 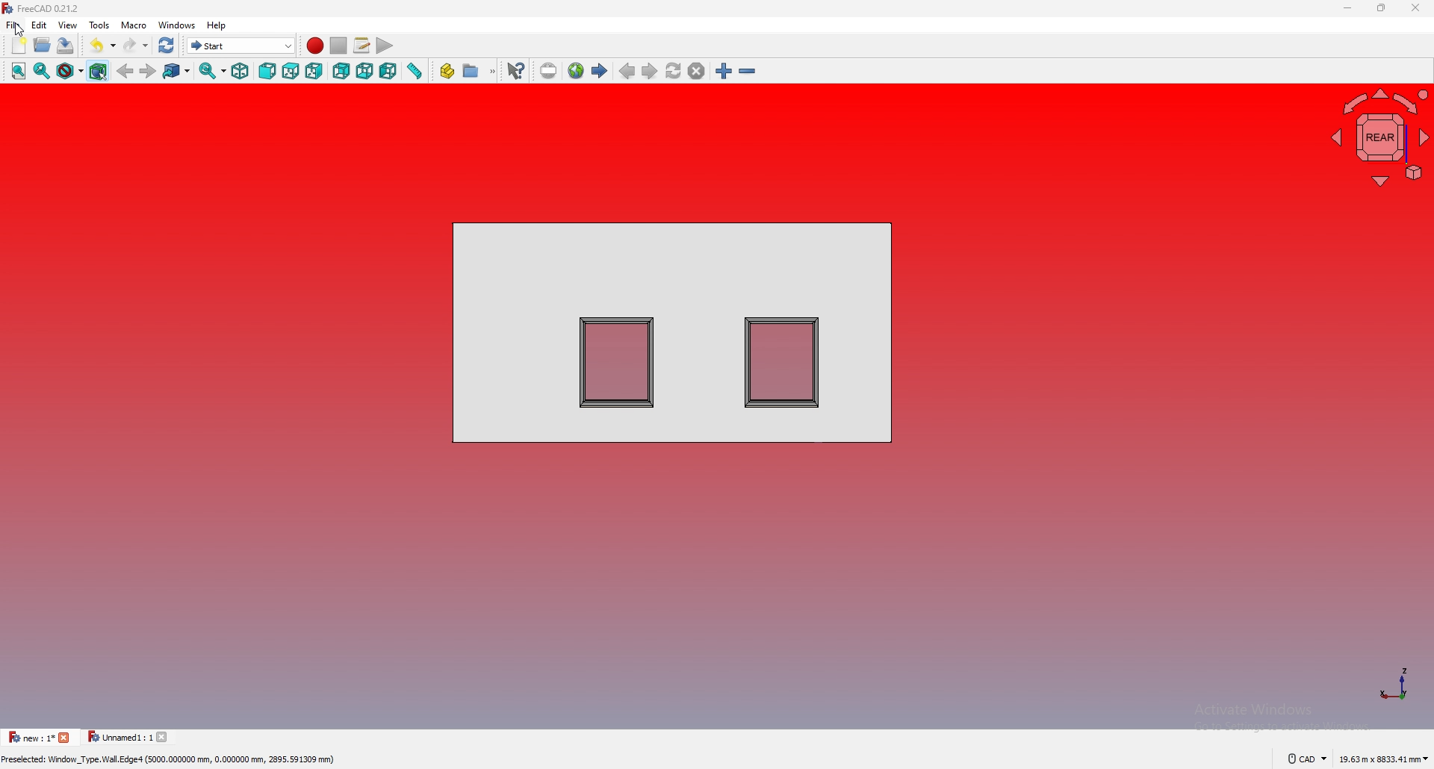 I want to click on back, so click(x=341, y=71).